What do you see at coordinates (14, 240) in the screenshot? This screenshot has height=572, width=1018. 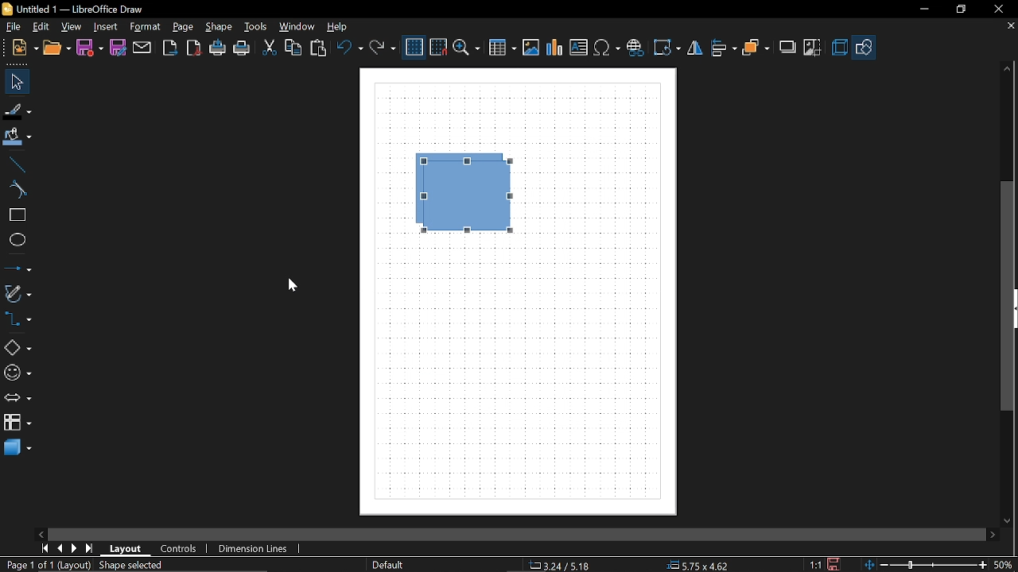 I see `Ellipse` at bounding box center [14, 240].